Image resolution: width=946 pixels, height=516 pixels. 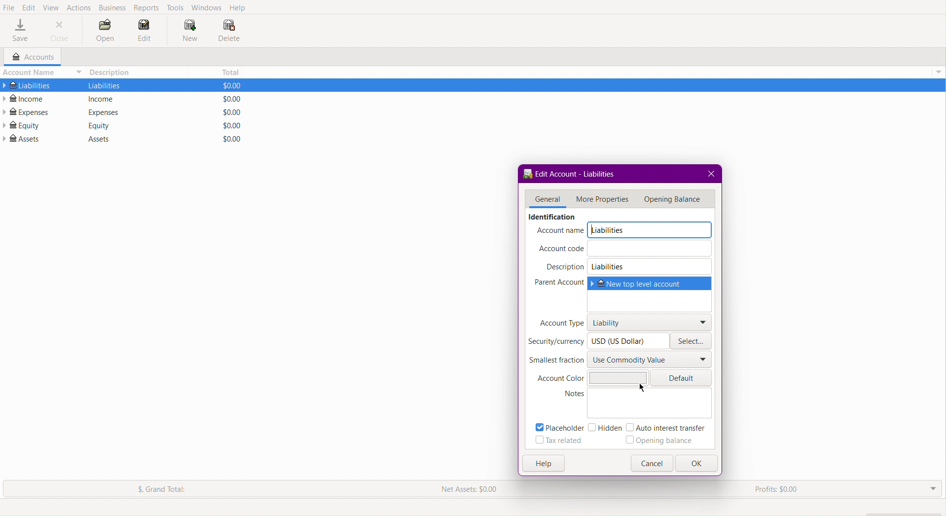 What do you see at coordinates (681, 378) in the screenshot?
I see `Default` at bounding box center [681, 378].